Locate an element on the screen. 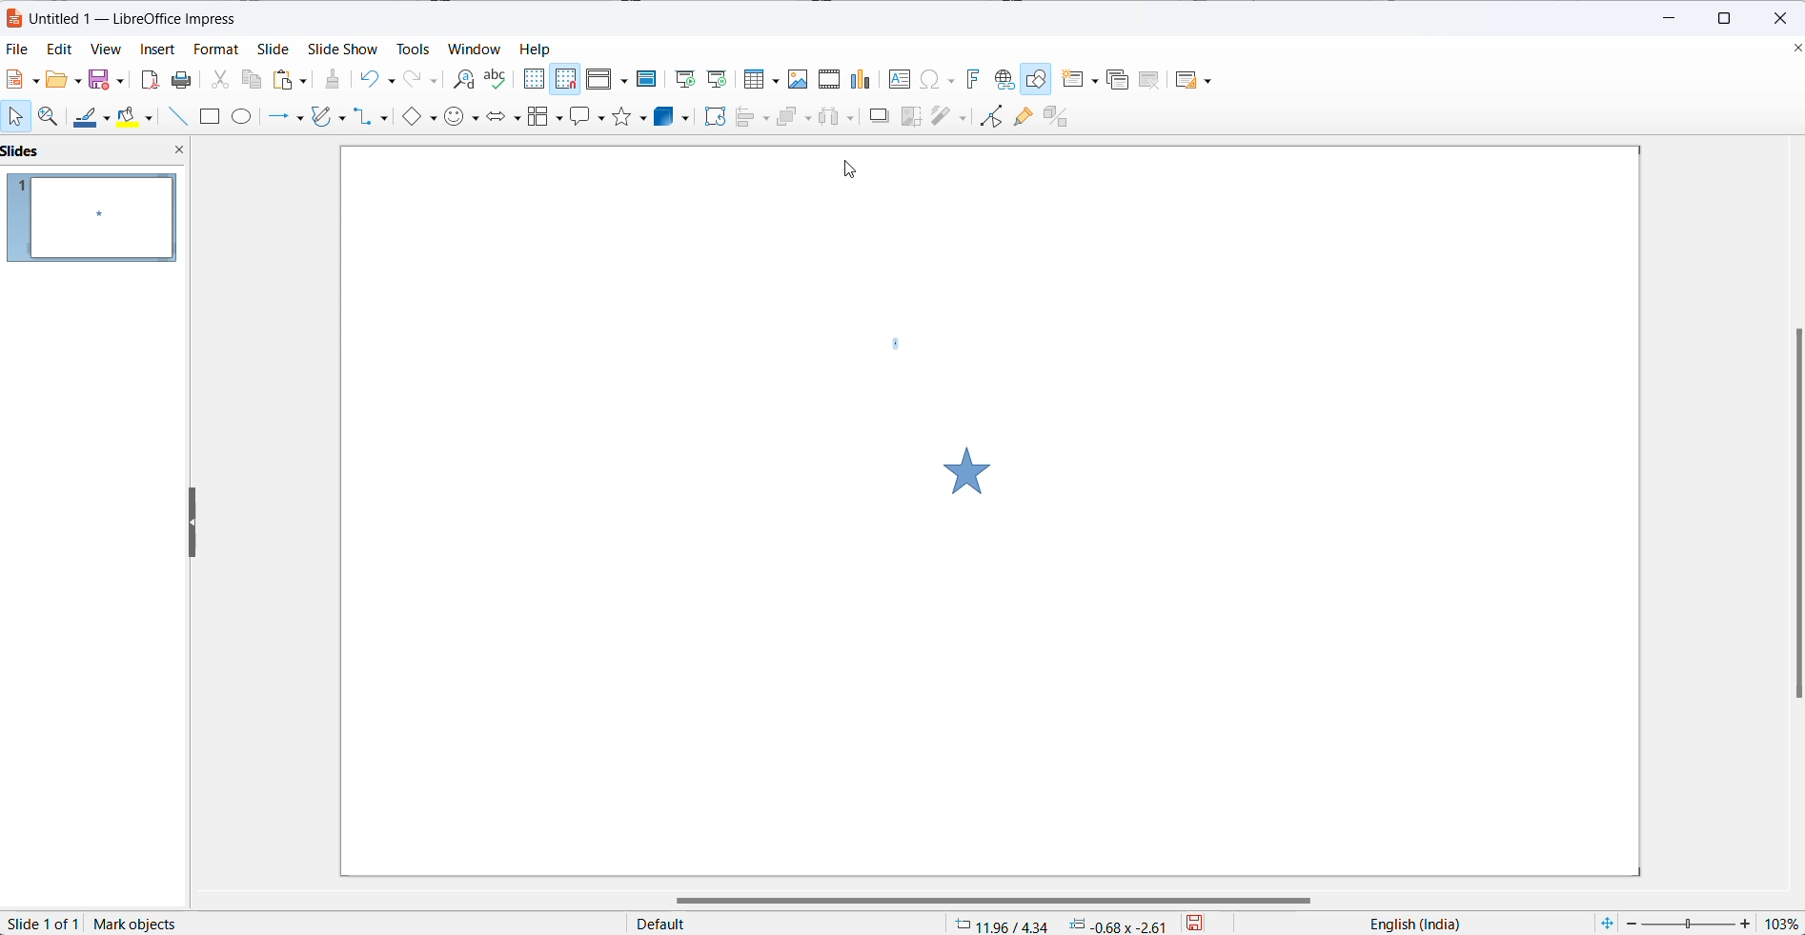 The image size is (1805, 935). zoom percentage is located at coordinates (1784, 923).